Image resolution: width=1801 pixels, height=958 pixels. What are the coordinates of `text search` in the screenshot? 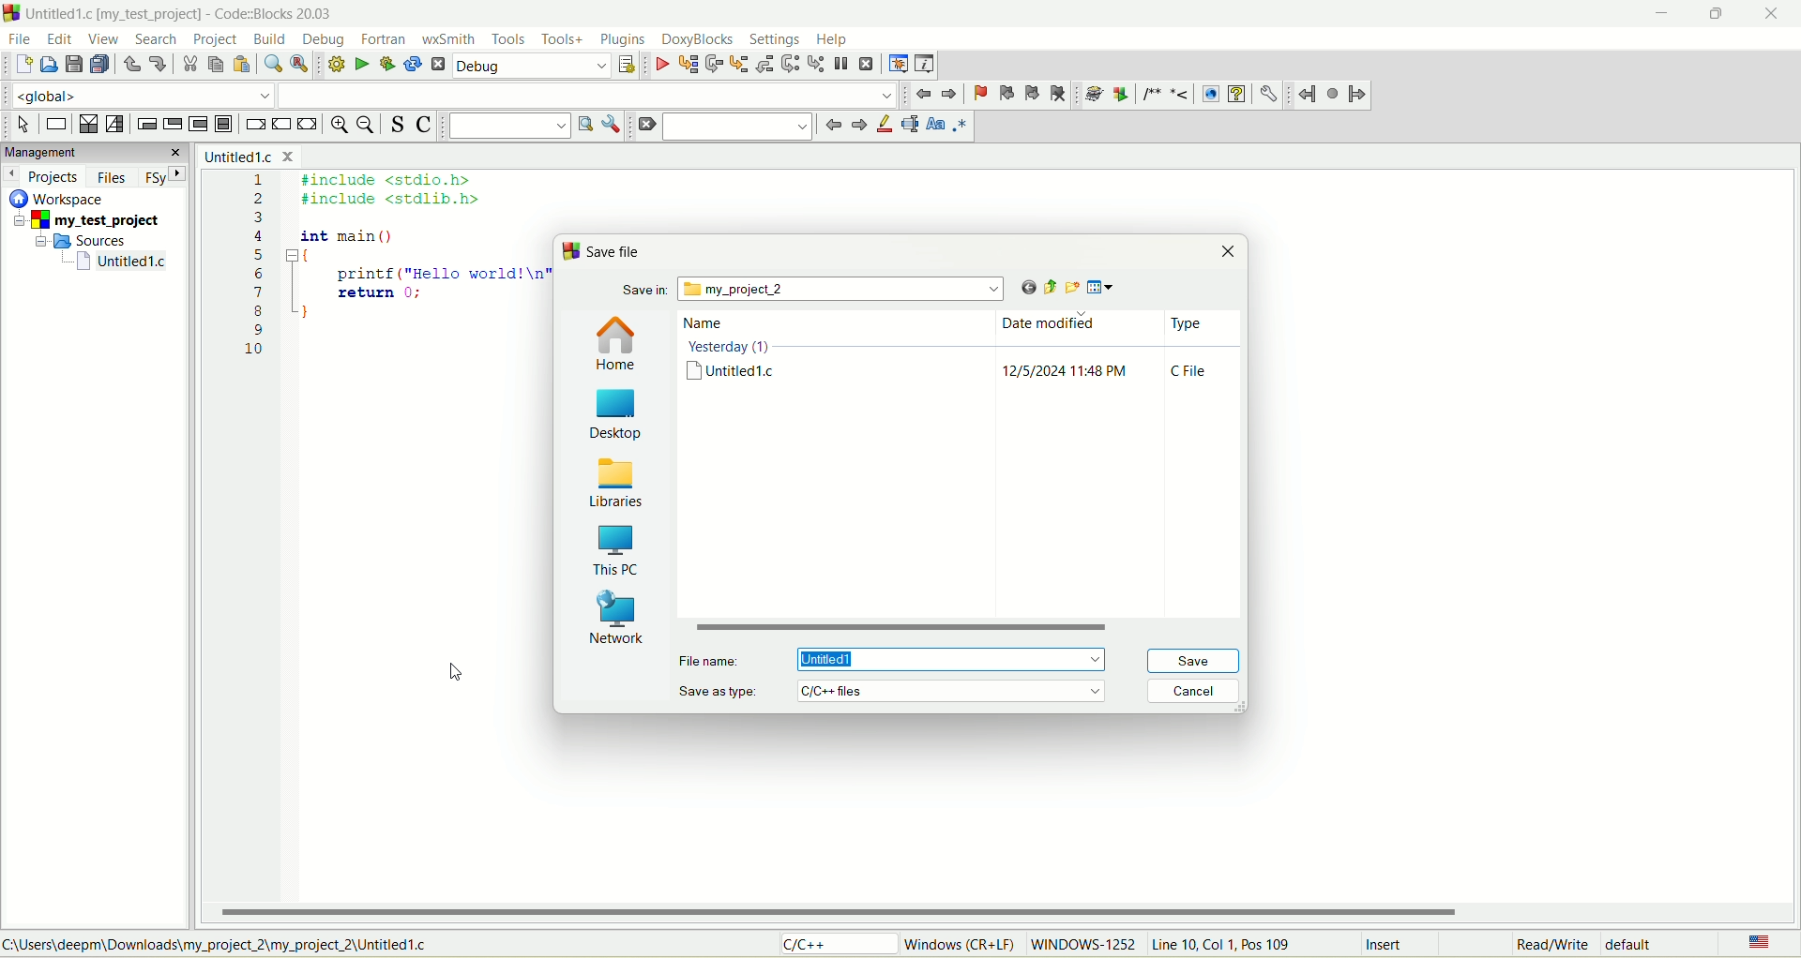 It's located at (508, 126).